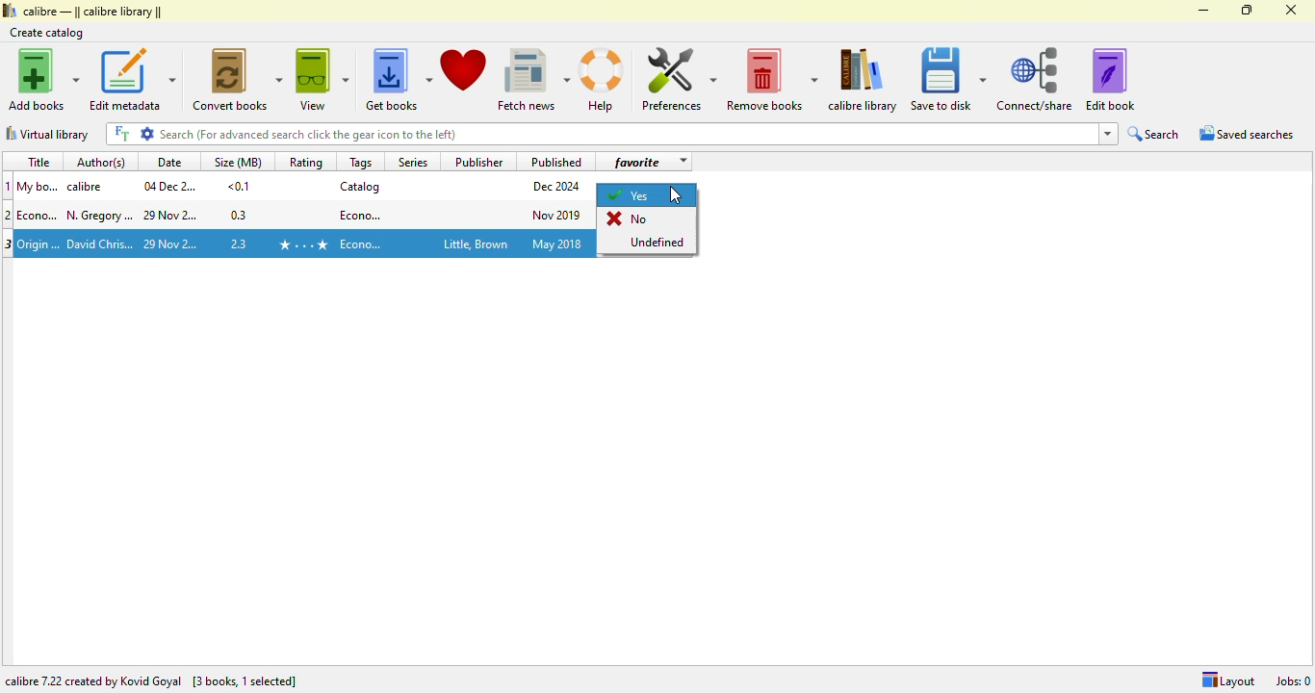 The image size is (1315, 693). I want to click on date, so click(171, 217).